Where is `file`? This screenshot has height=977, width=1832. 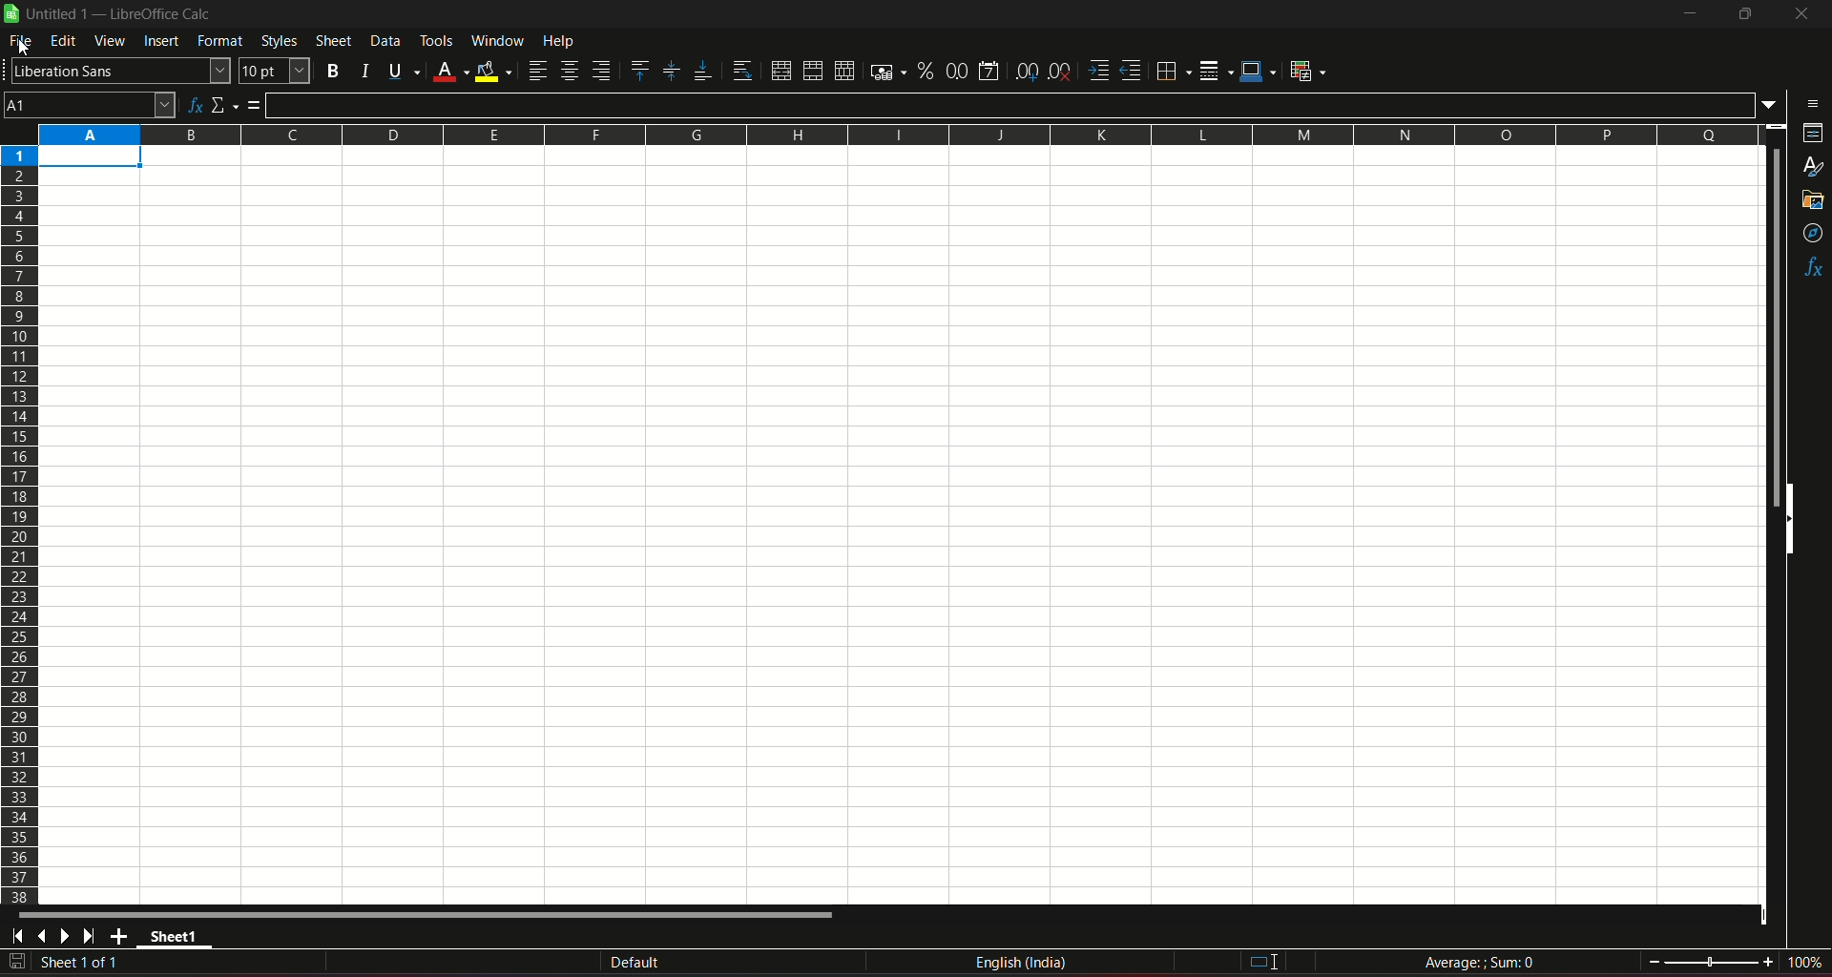 file is located at coordinates (22, 44).